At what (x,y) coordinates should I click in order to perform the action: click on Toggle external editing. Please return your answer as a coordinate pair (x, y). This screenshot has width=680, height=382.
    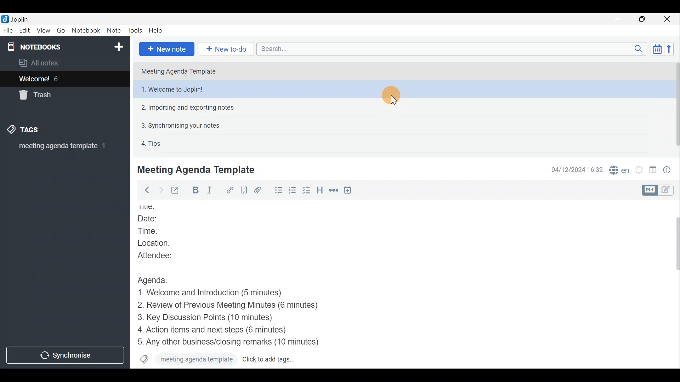
    Looking at the image, I should click on (177, 191).